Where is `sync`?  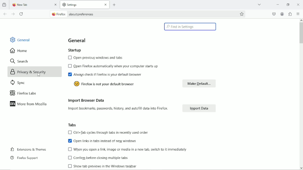 sync is located at coordinates (18, 82).